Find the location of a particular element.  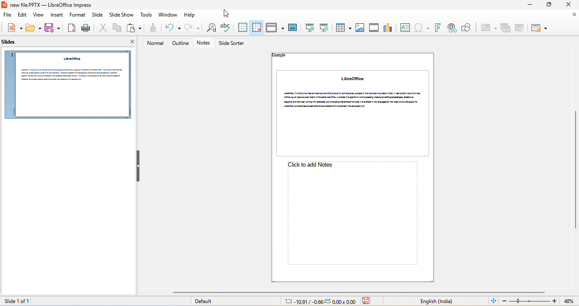

print is located at coordinates (85, 28).